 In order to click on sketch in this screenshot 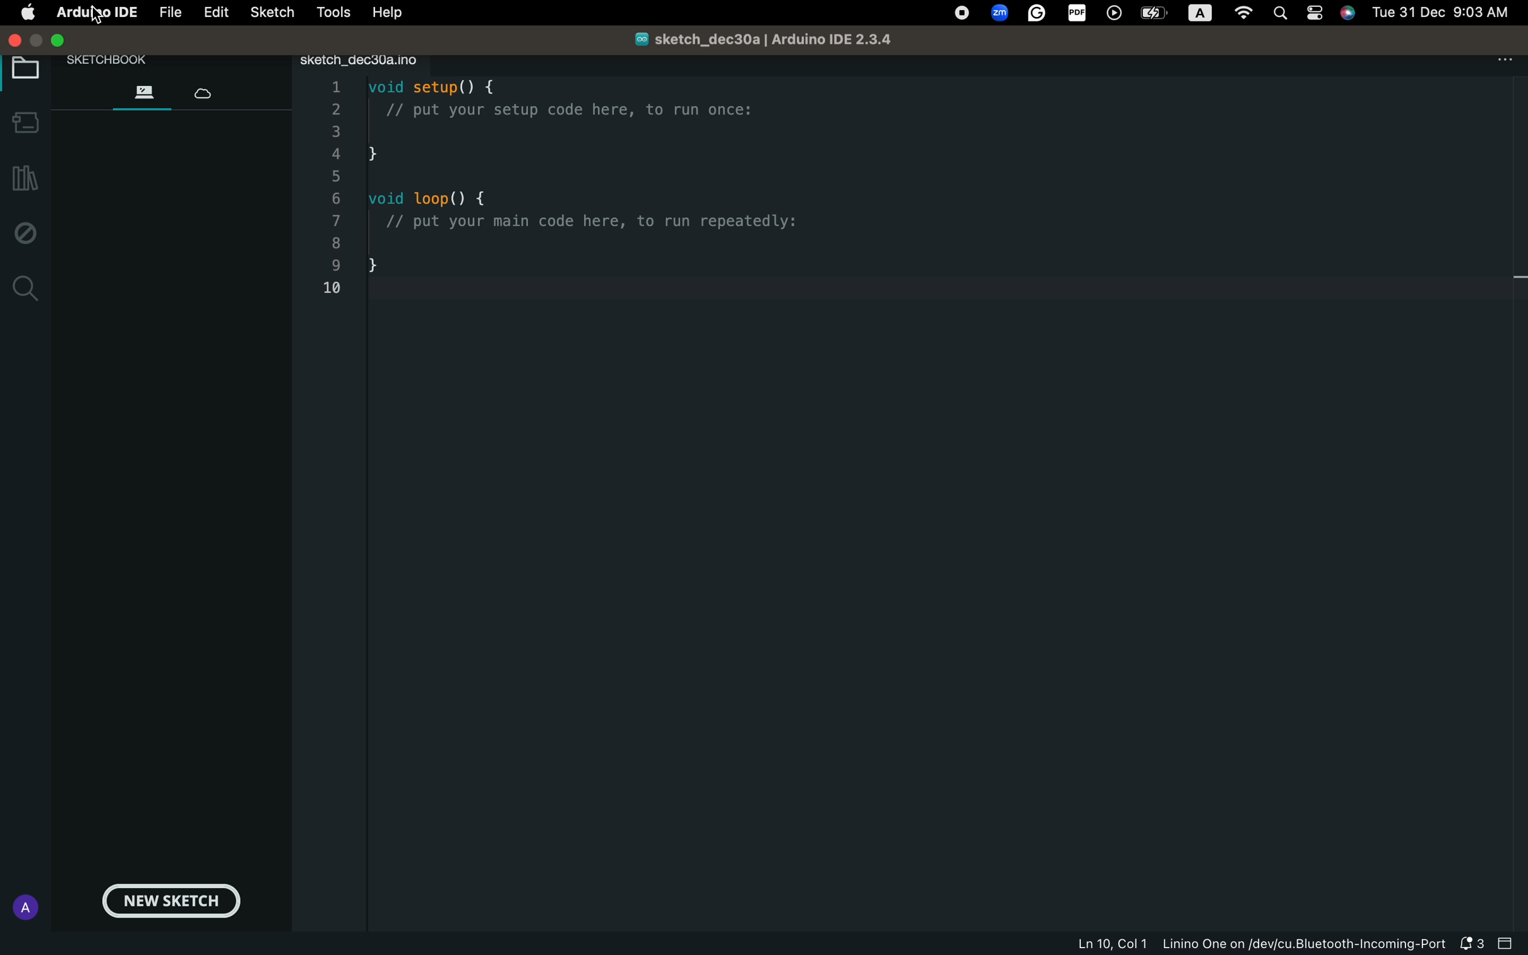, I will do `click(272, 13)`.